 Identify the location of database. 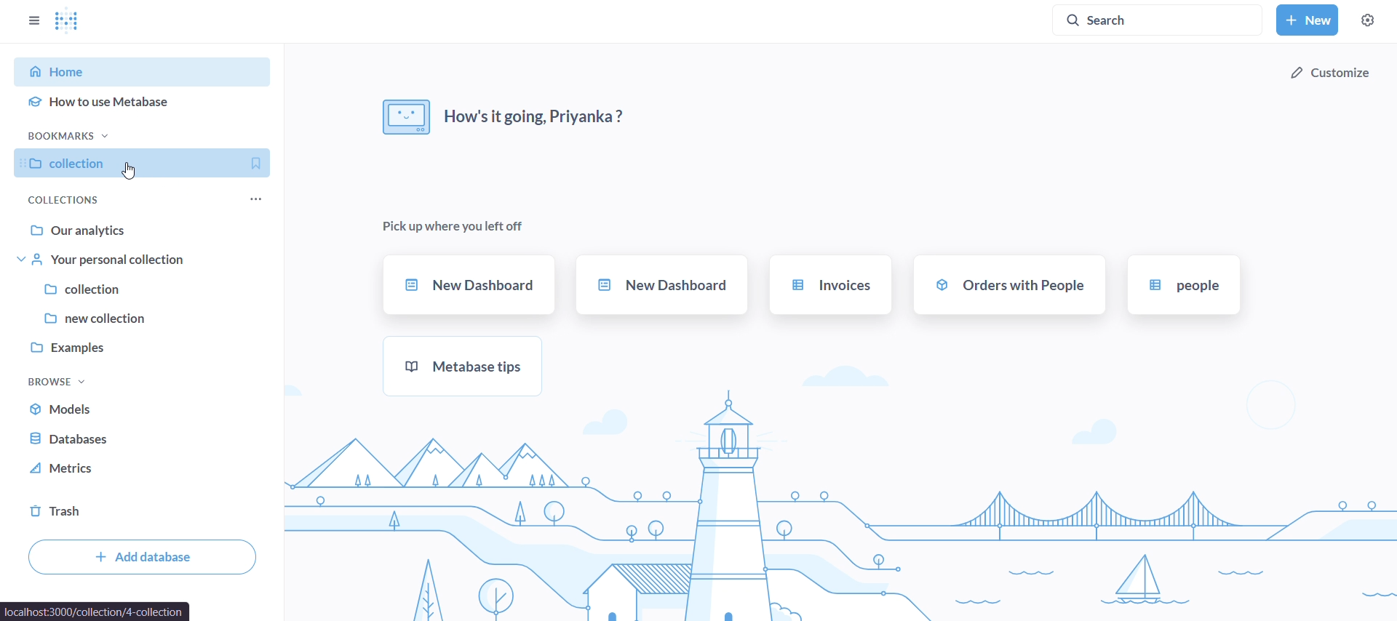
(127, 438).